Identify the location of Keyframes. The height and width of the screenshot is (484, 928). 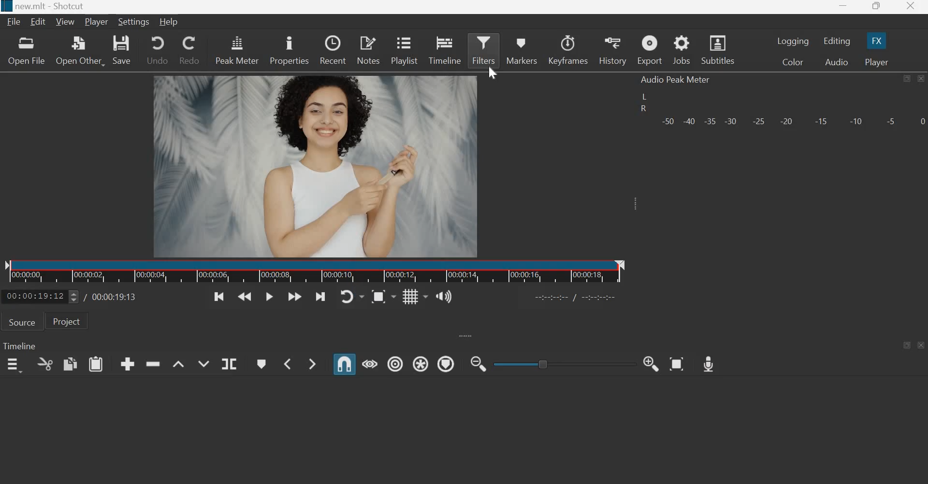
(568, 50).